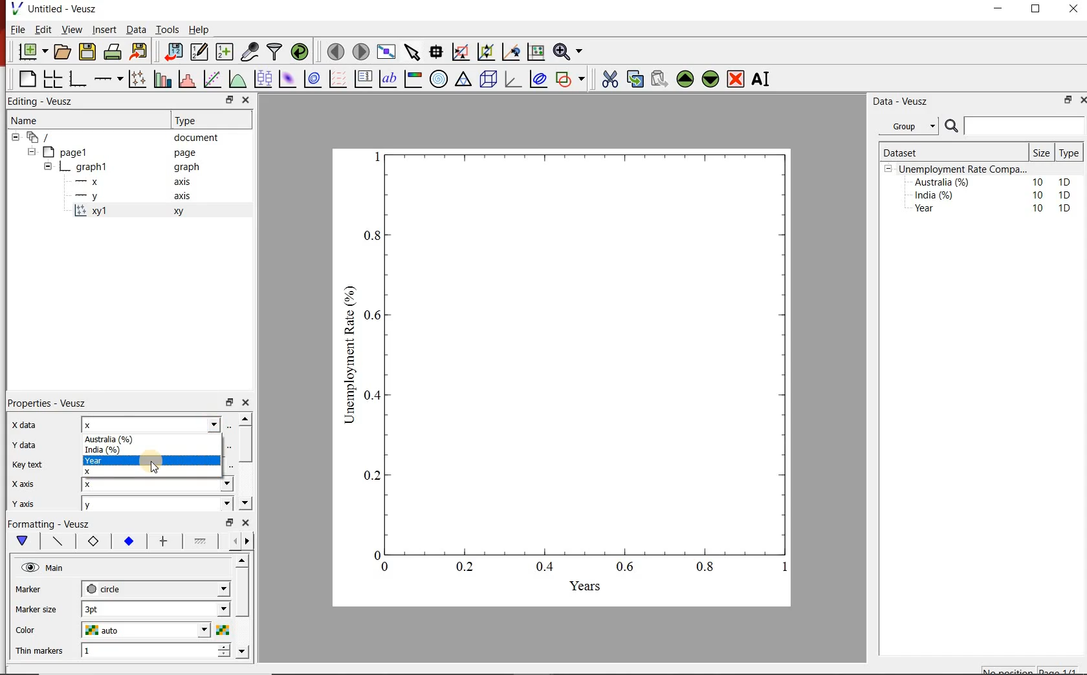 The image size is (1087, 675). Describe the element at coordinates (243, 603) in the screenshot. I see `scroll bar` at that location.